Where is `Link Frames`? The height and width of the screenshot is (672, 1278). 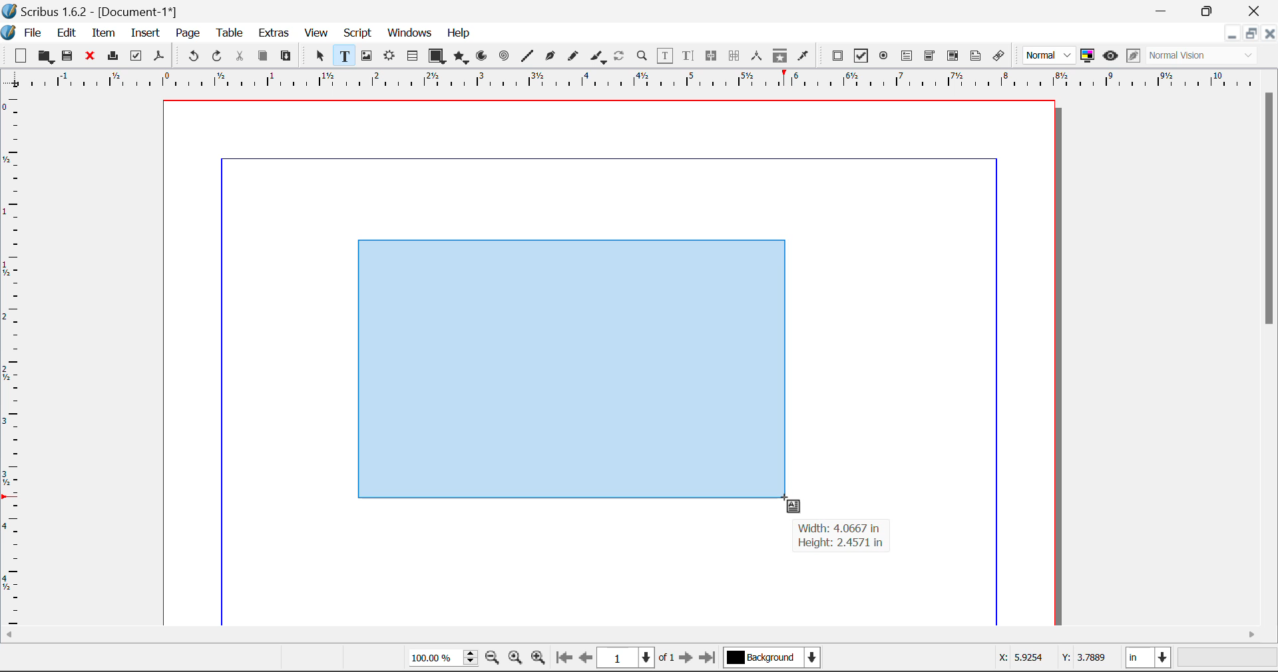
Link Frames is located at coordinates (712, 56).